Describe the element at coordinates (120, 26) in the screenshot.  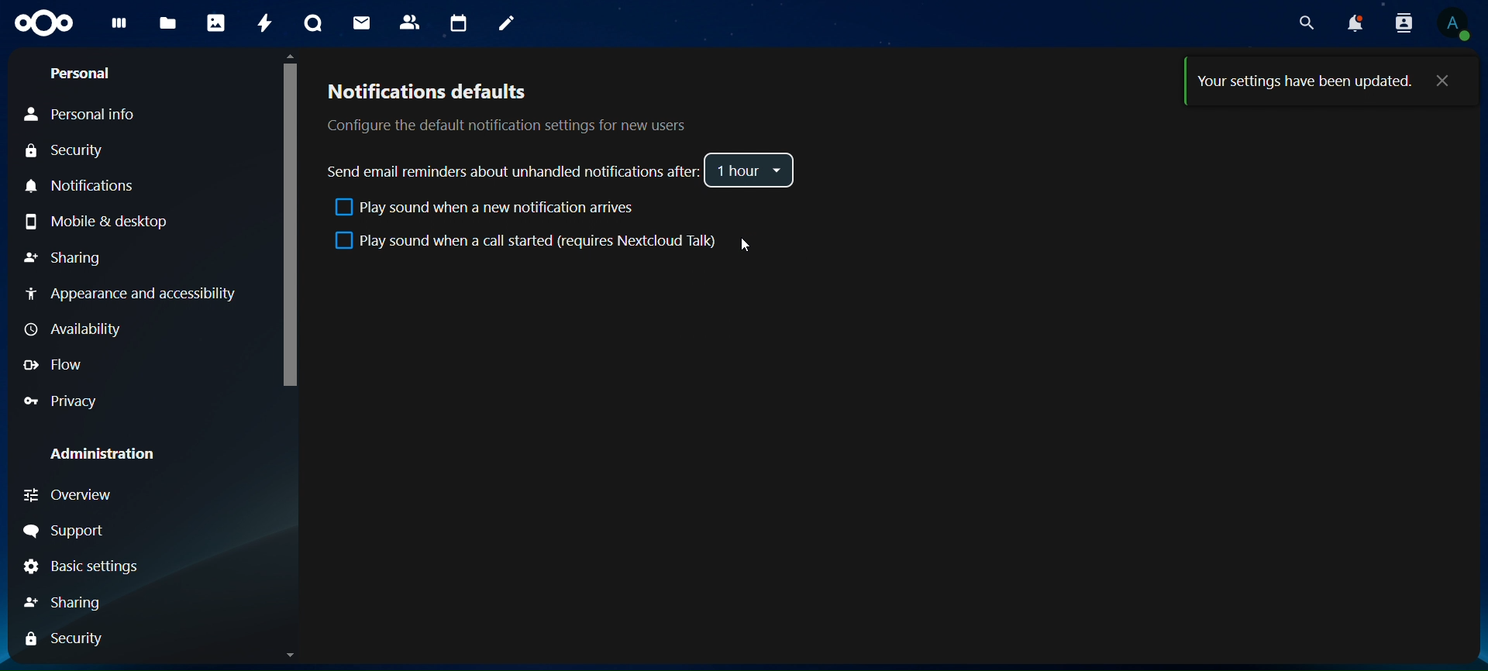
I see `dashboard` at that location.